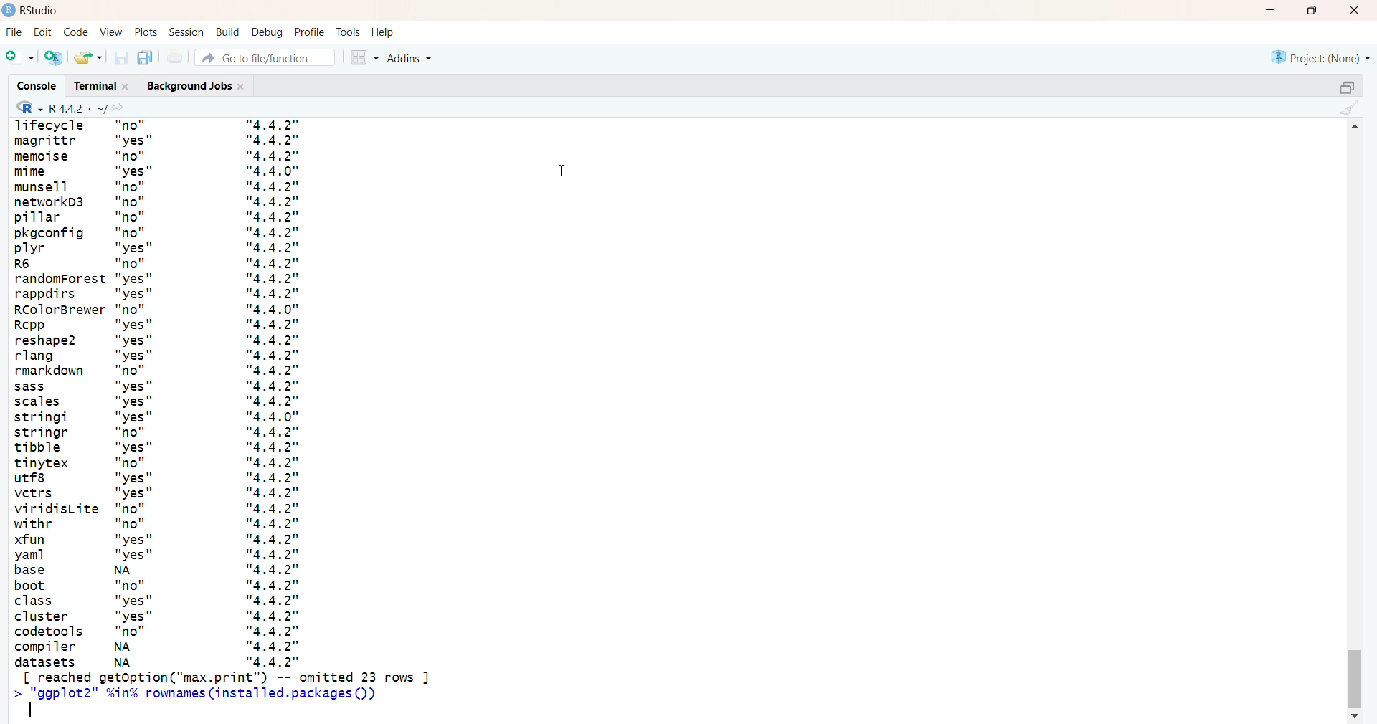  What do you see at coordinates (384, 32) in the screenshot?
I see `help` at bounding box center [384, 32].